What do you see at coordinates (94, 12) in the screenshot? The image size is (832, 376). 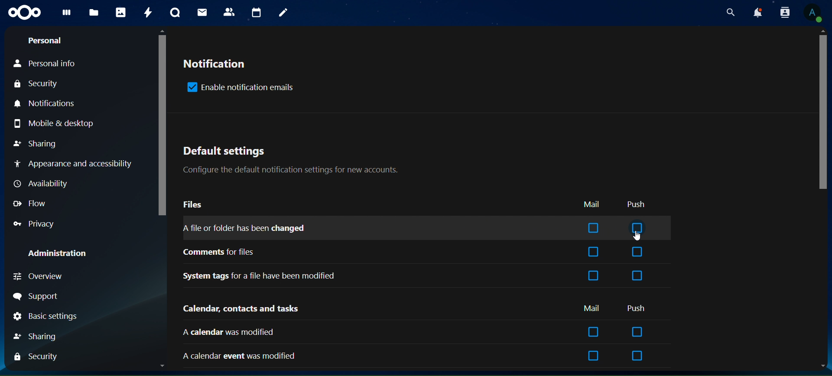 I see `files` at bounding box center [94, 12].